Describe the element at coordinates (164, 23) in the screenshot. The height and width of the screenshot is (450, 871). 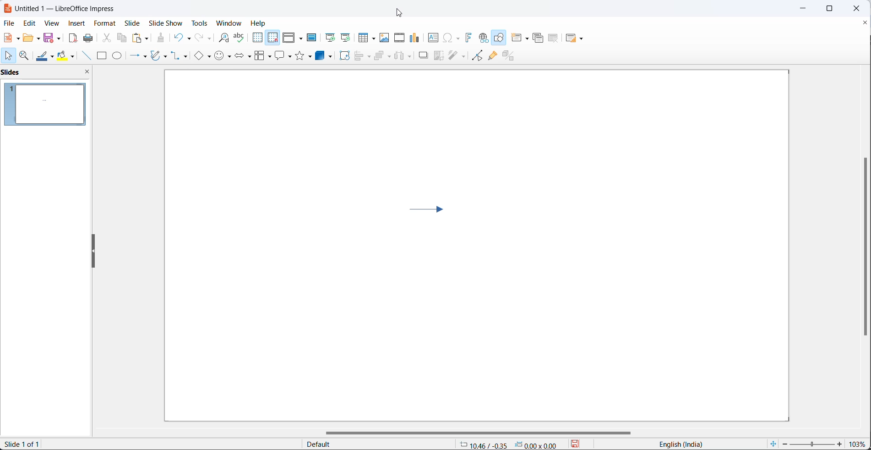
I see `slide show` at that location.